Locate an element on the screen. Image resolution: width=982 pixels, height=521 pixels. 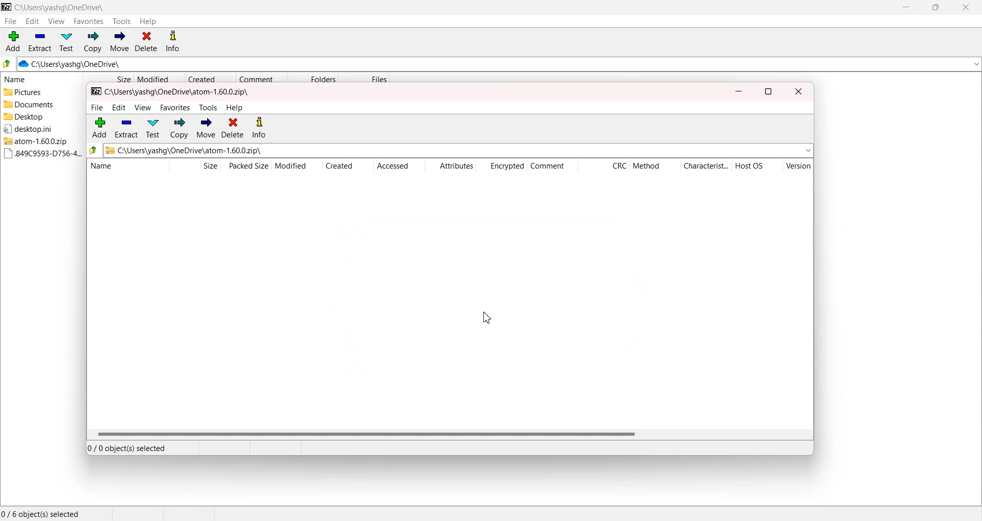
Zip file path address - C:\Users\yashg\OneDrive\atom-1.60.0.zip\ is located at coordinates (184, 150).